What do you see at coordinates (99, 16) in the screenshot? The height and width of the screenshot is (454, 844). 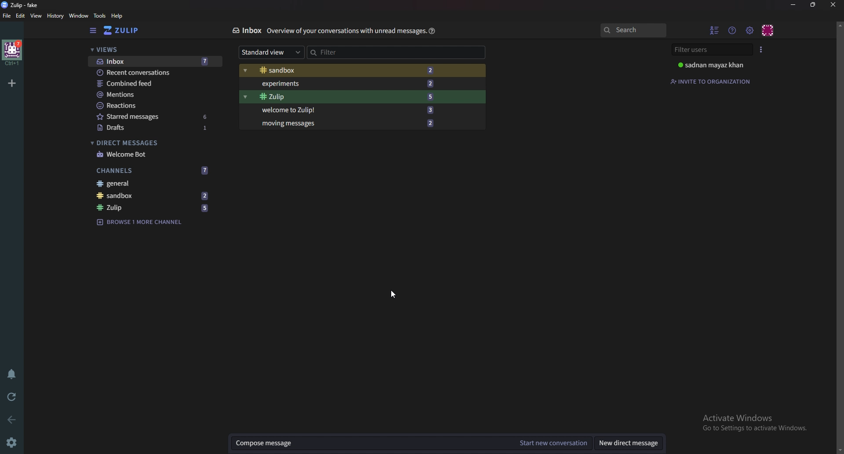 I see `Tools` at bounding box center [99, 16].